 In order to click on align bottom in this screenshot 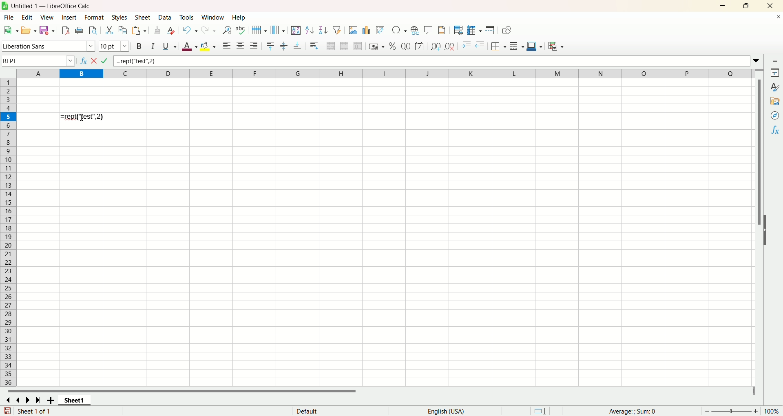, I will do `click(299, 46)`.